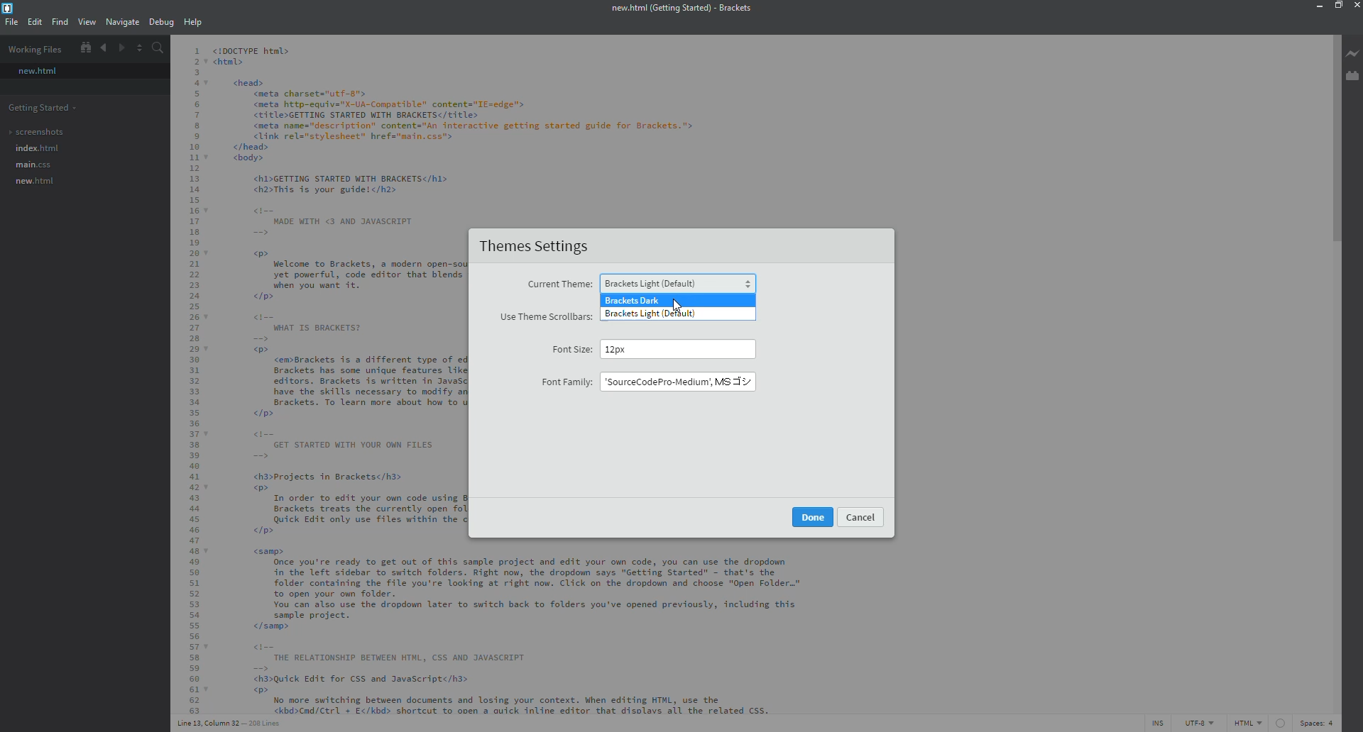 This screenshot has width=1363, height=732. I want to click on brackets, so click(679, 9).